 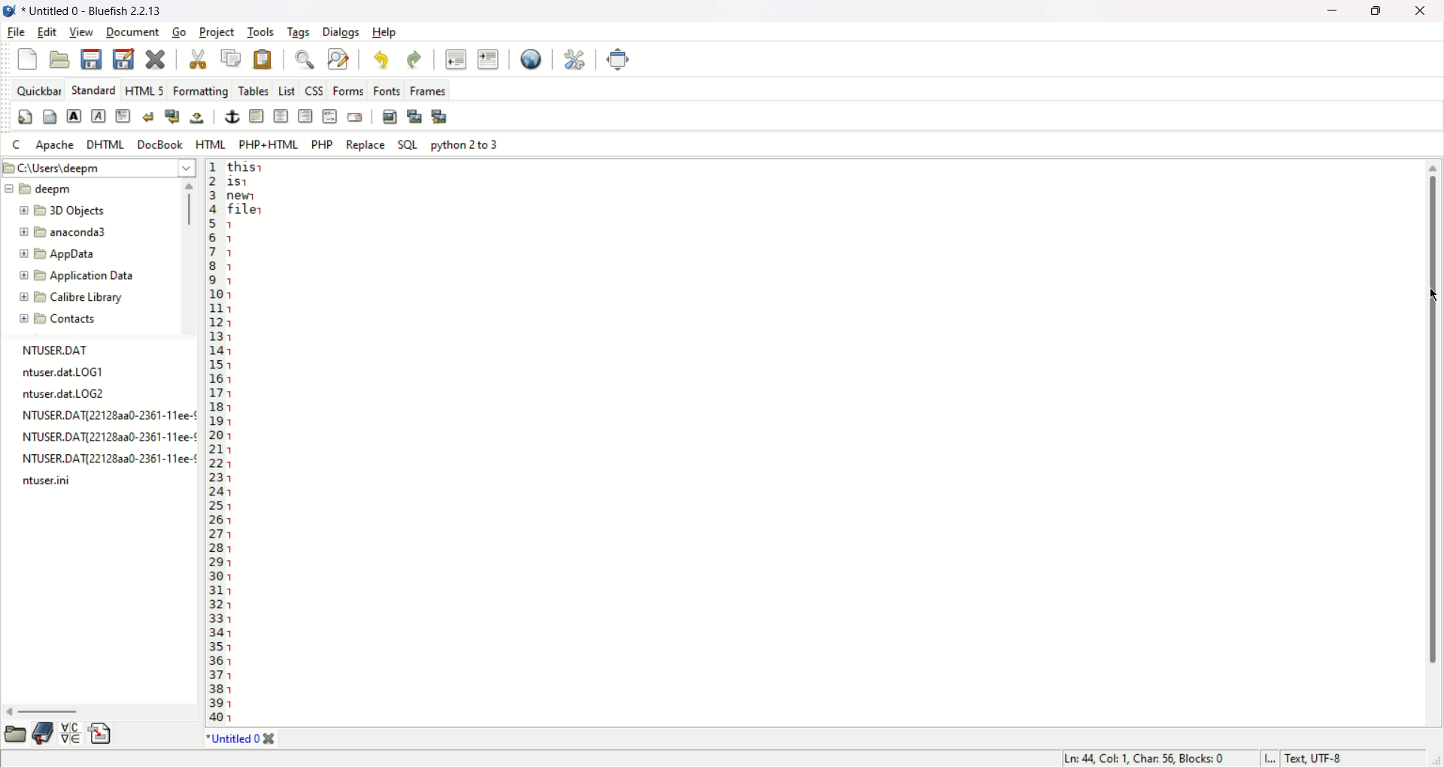 What do you see at coordinates (1147, 759) in the screenshot?
I see `cusor position` at bounding box center [1147, 759].